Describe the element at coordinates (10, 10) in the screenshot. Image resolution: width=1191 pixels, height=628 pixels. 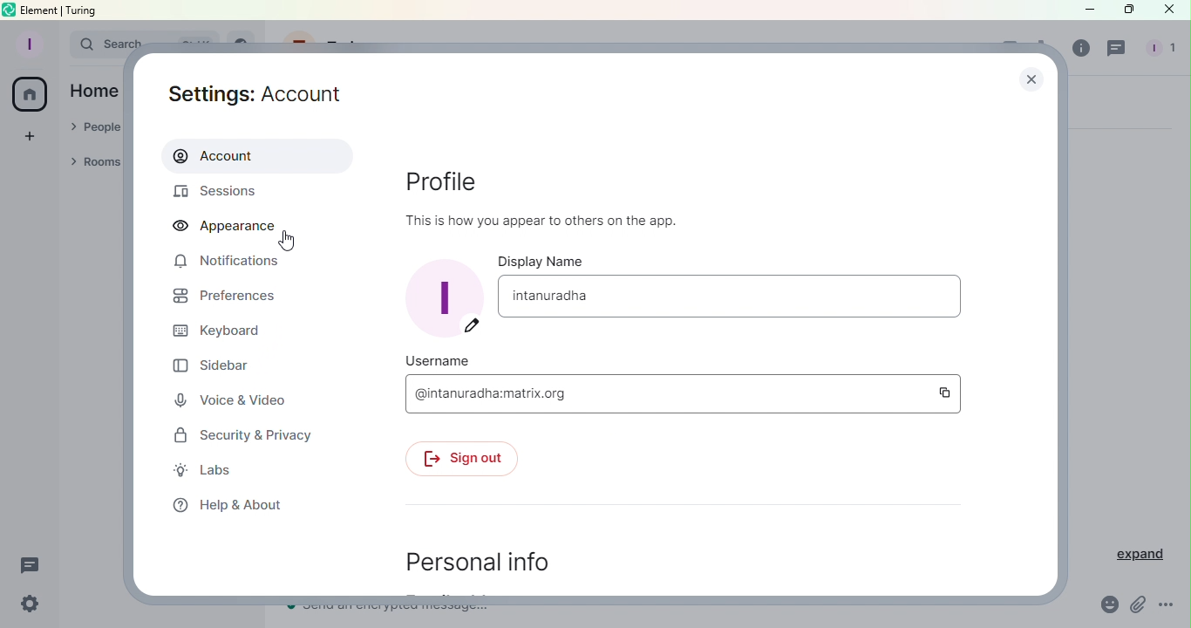
I see `Element icon` at that location.